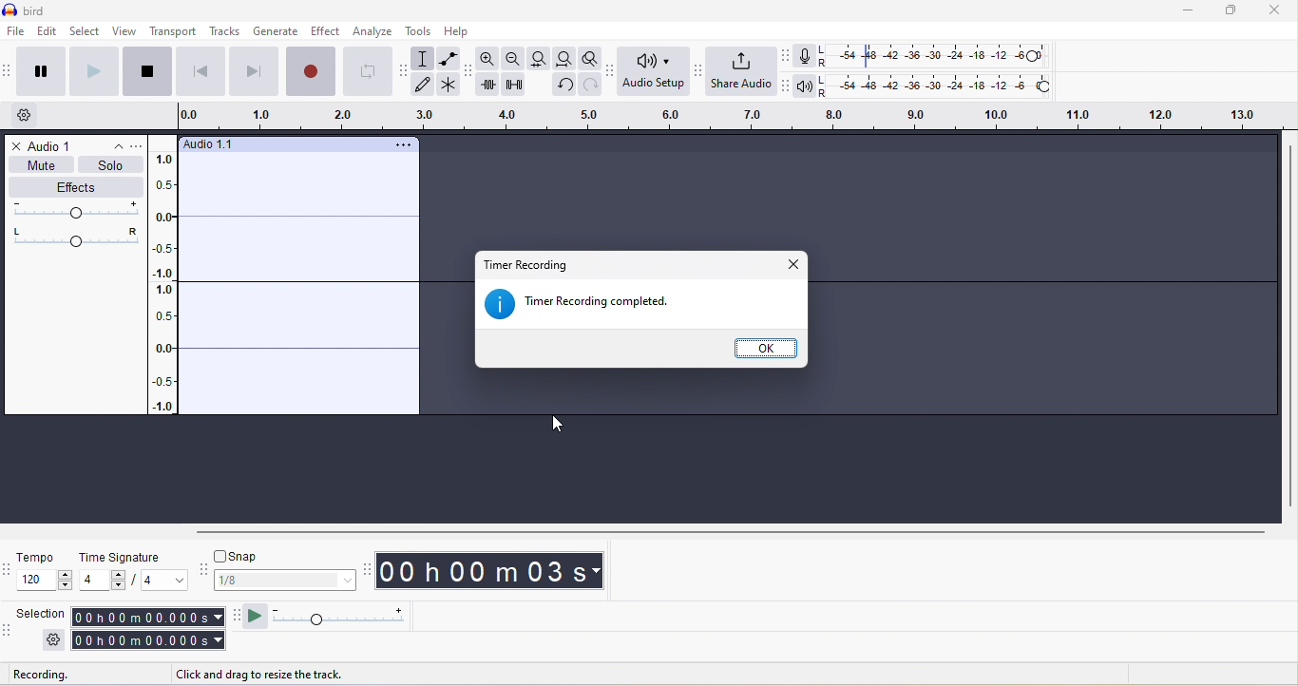  What do you see at coordinates (793, 263) in the screenshot?
I see `close` at bounding box center [793, 263].